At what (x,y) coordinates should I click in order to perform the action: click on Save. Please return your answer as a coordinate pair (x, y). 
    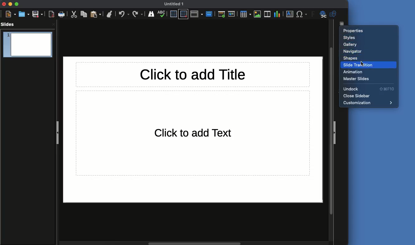
    Looking at the image, I should click on (38, 14).